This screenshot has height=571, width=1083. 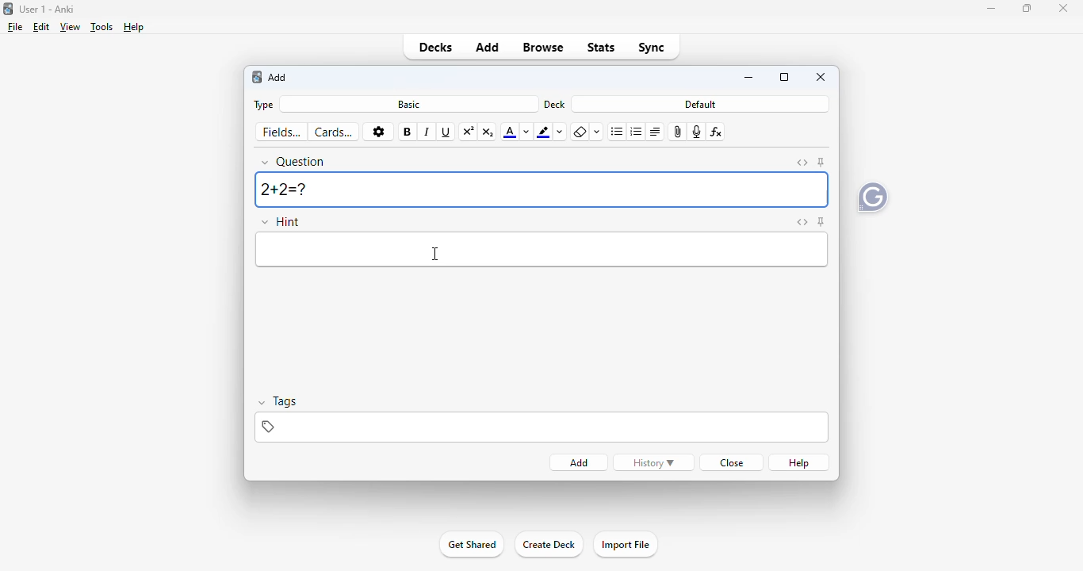 I want to click on cursor, so click(x=437, y=255).